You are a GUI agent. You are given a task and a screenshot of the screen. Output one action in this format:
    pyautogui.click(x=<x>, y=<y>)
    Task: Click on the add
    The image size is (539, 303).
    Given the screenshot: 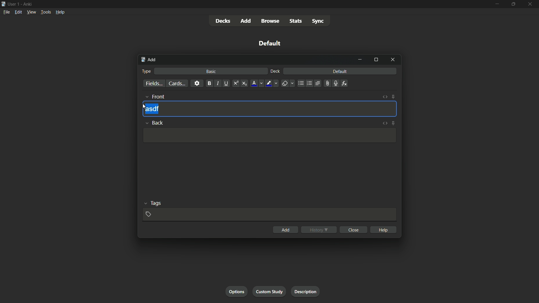 What is the action you would take?
    pyautogui.click(x=246, y=20)
    